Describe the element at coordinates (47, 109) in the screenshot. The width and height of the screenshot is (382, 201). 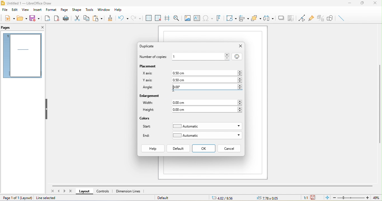
I see `hide` at that location.